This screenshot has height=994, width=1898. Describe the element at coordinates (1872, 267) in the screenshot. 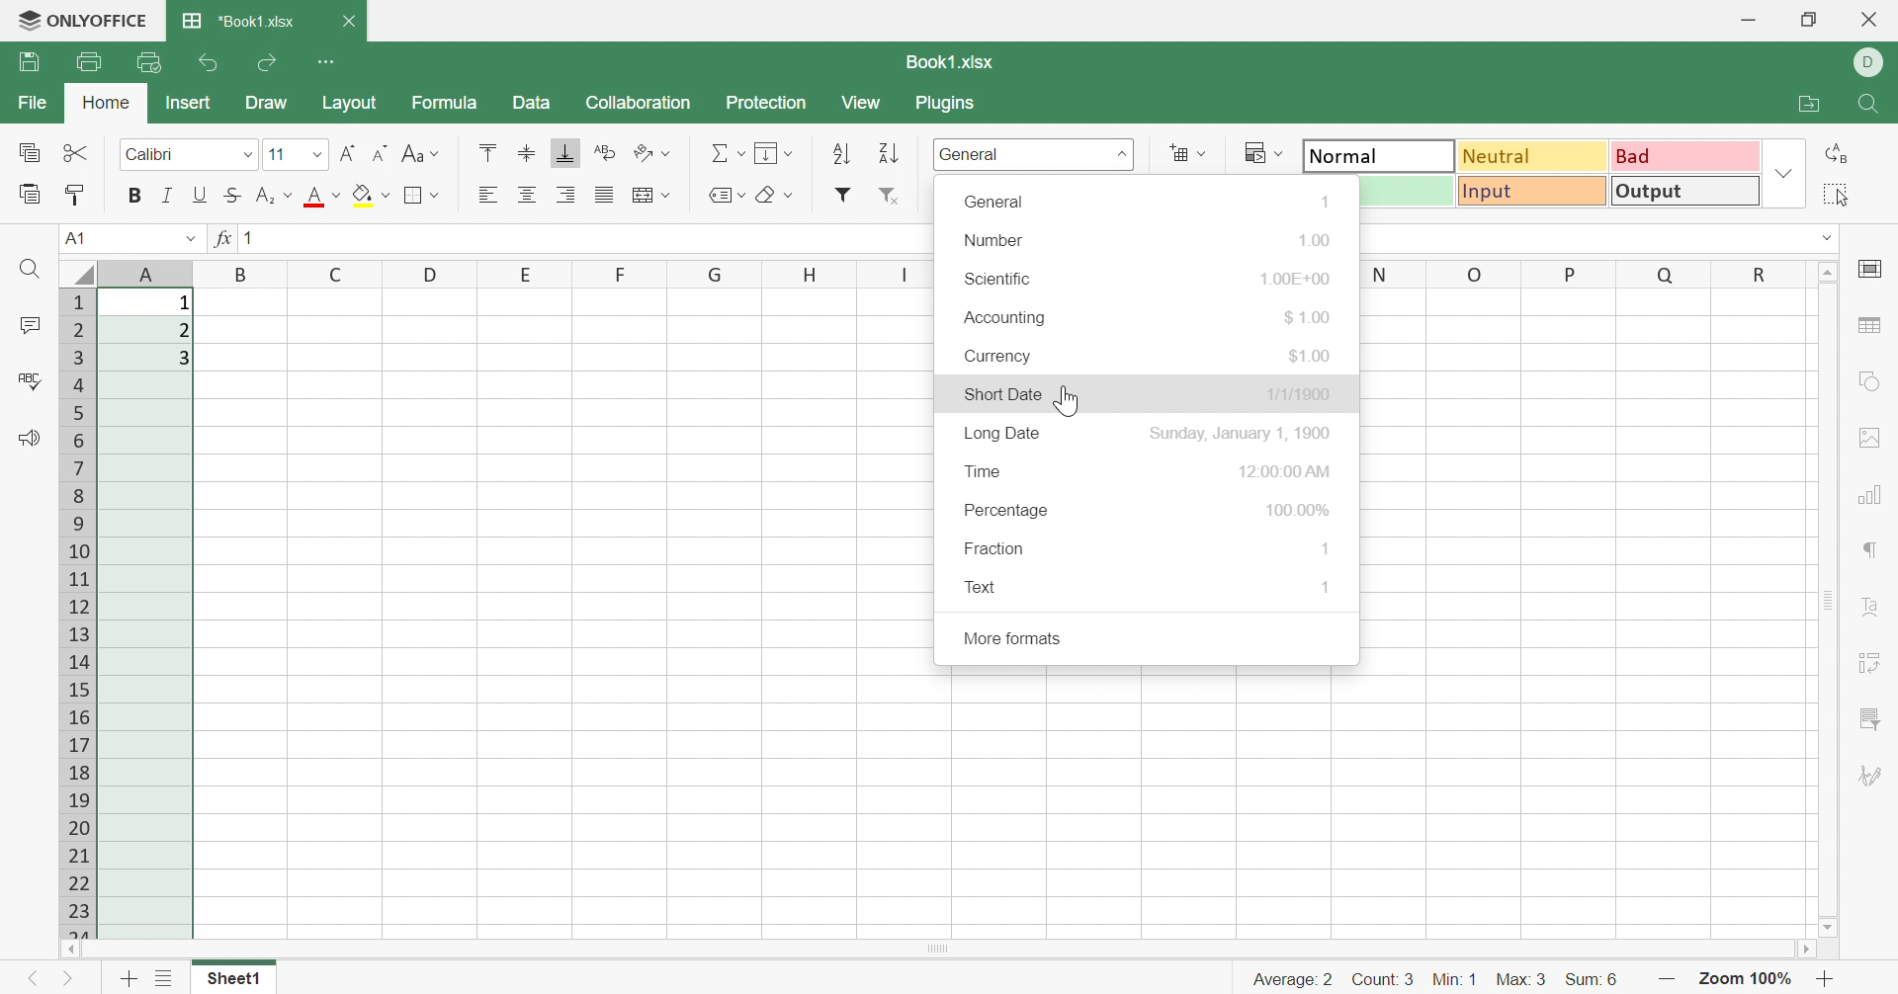

I see `Cell settings` at that location.